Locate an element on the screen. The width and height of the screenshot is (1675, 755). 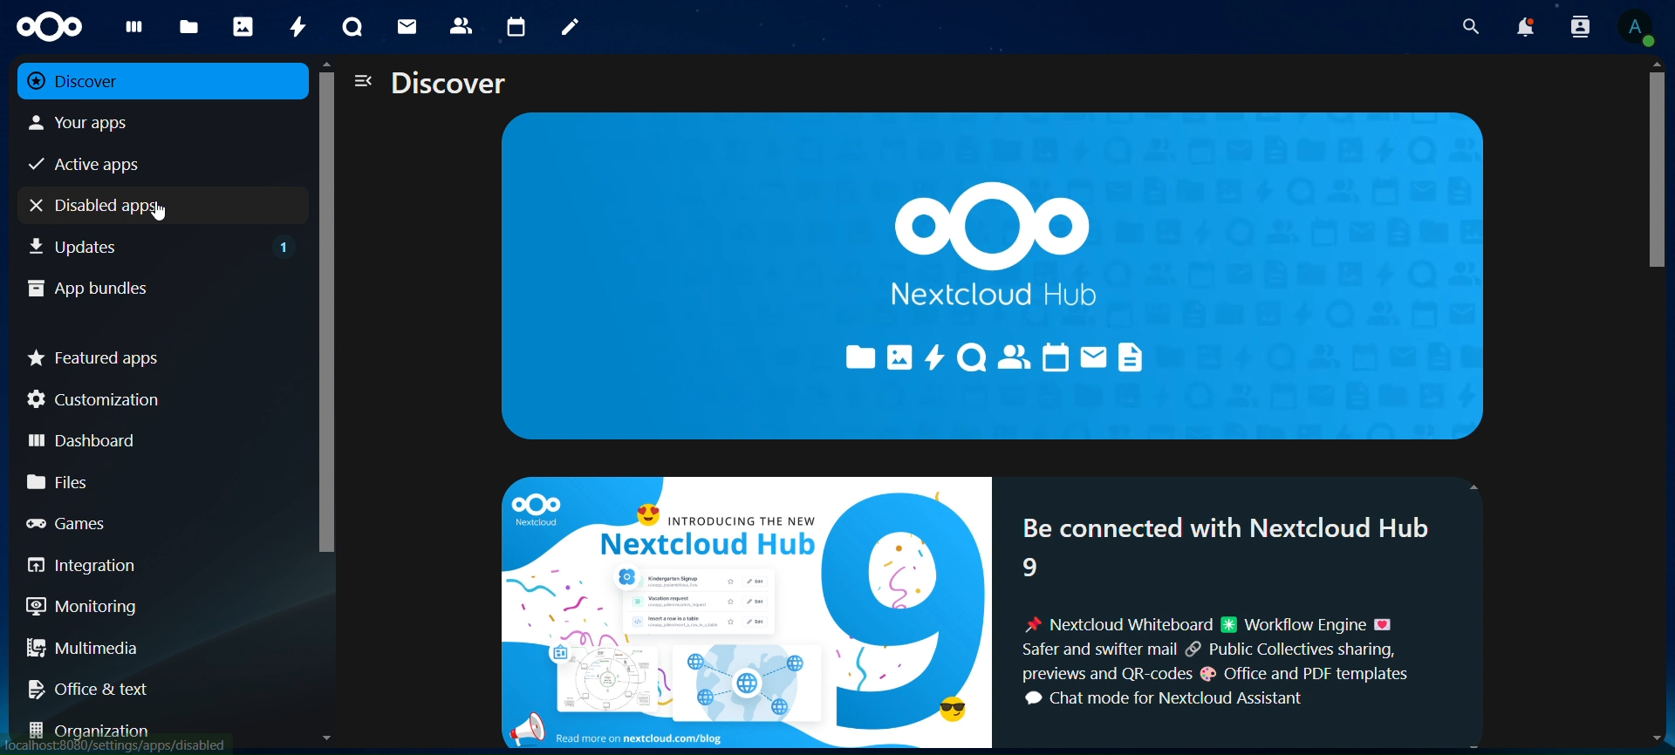
updates is located at coordinates (162, 244).